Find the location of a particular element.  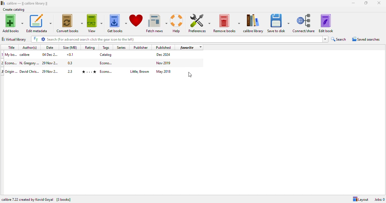

publish date is located at coordinates (164, 71).